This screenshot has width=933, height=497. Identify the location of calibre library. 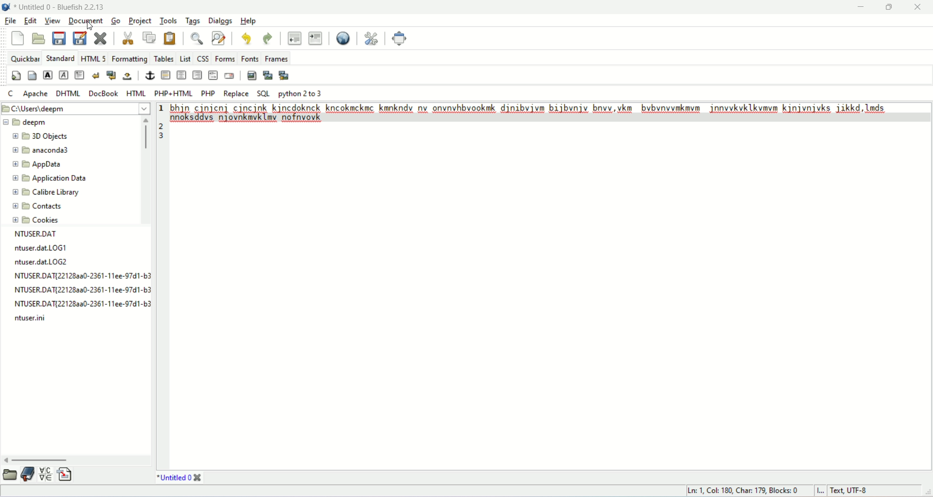
(50, 193).